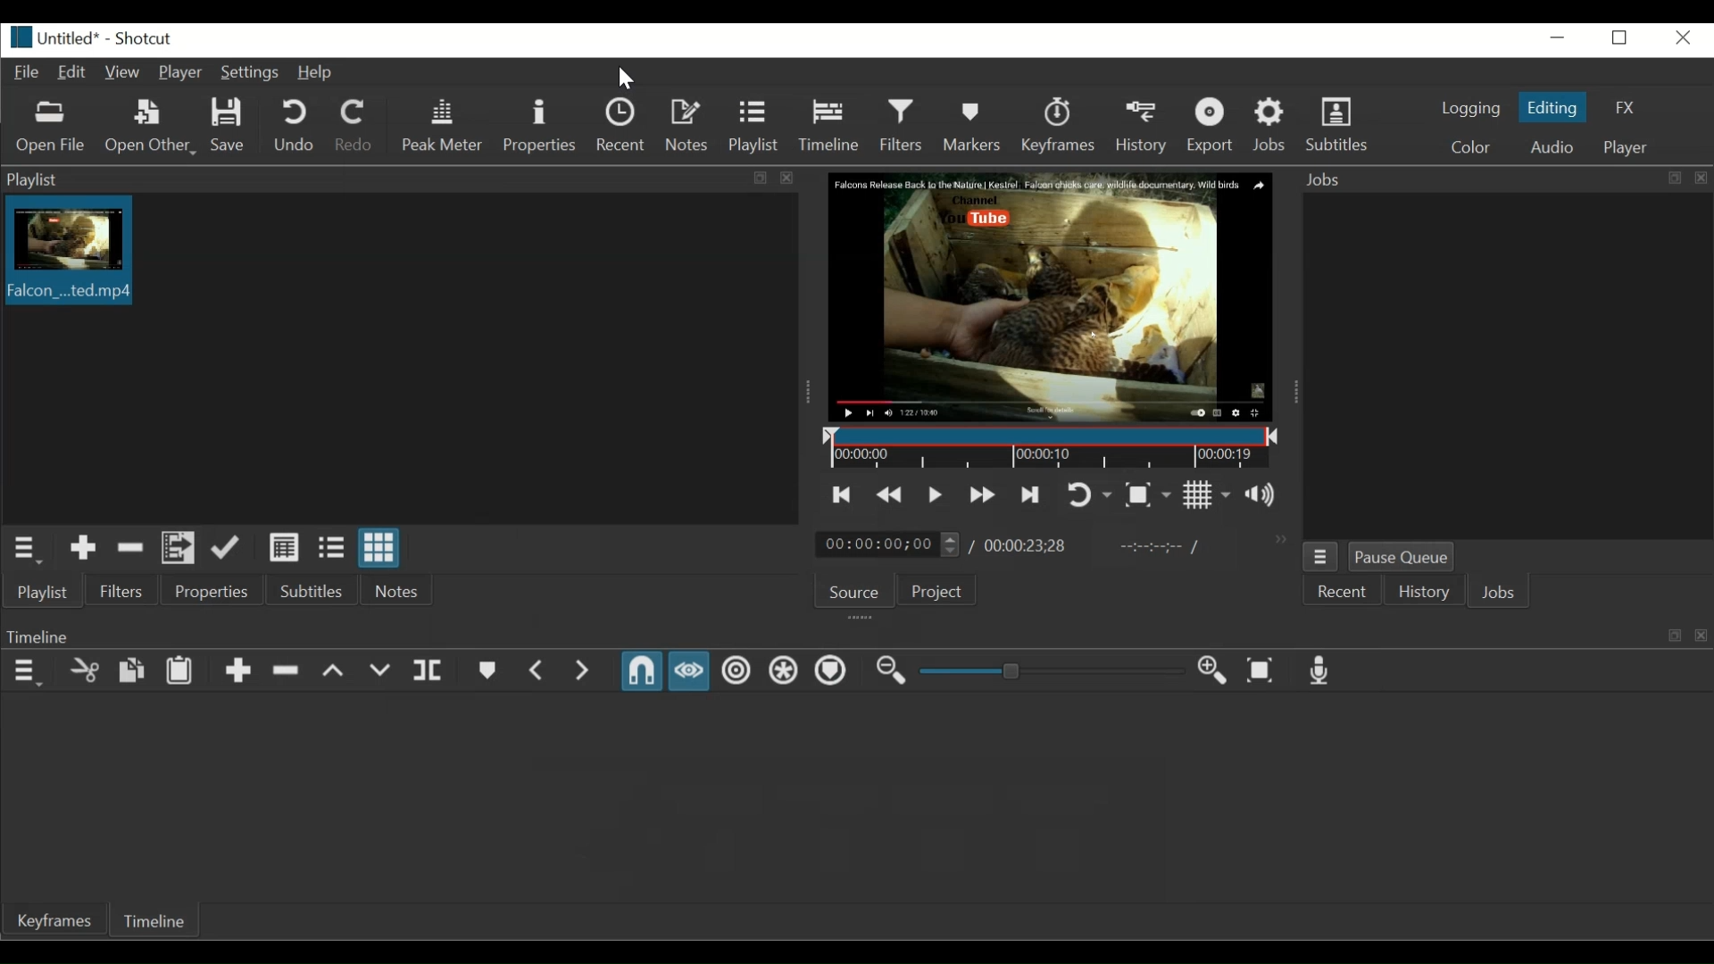 The width and height of the screenshot is (1714, 964). Describe the element at coordinates (1089, 494) in the screenshot. I see `Toggle player looping` at that location.